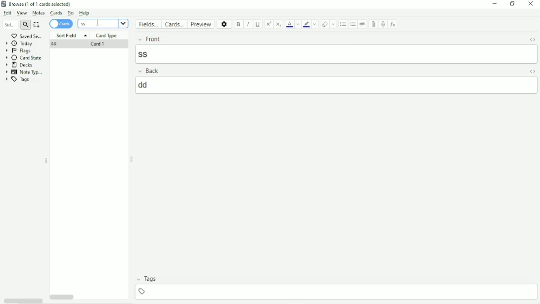 The width and height of the screenshot is (540, 304). What do you see at coordinates (338, 291) in the screenshot?
I see `add tag` at bounding box center [338, 291].